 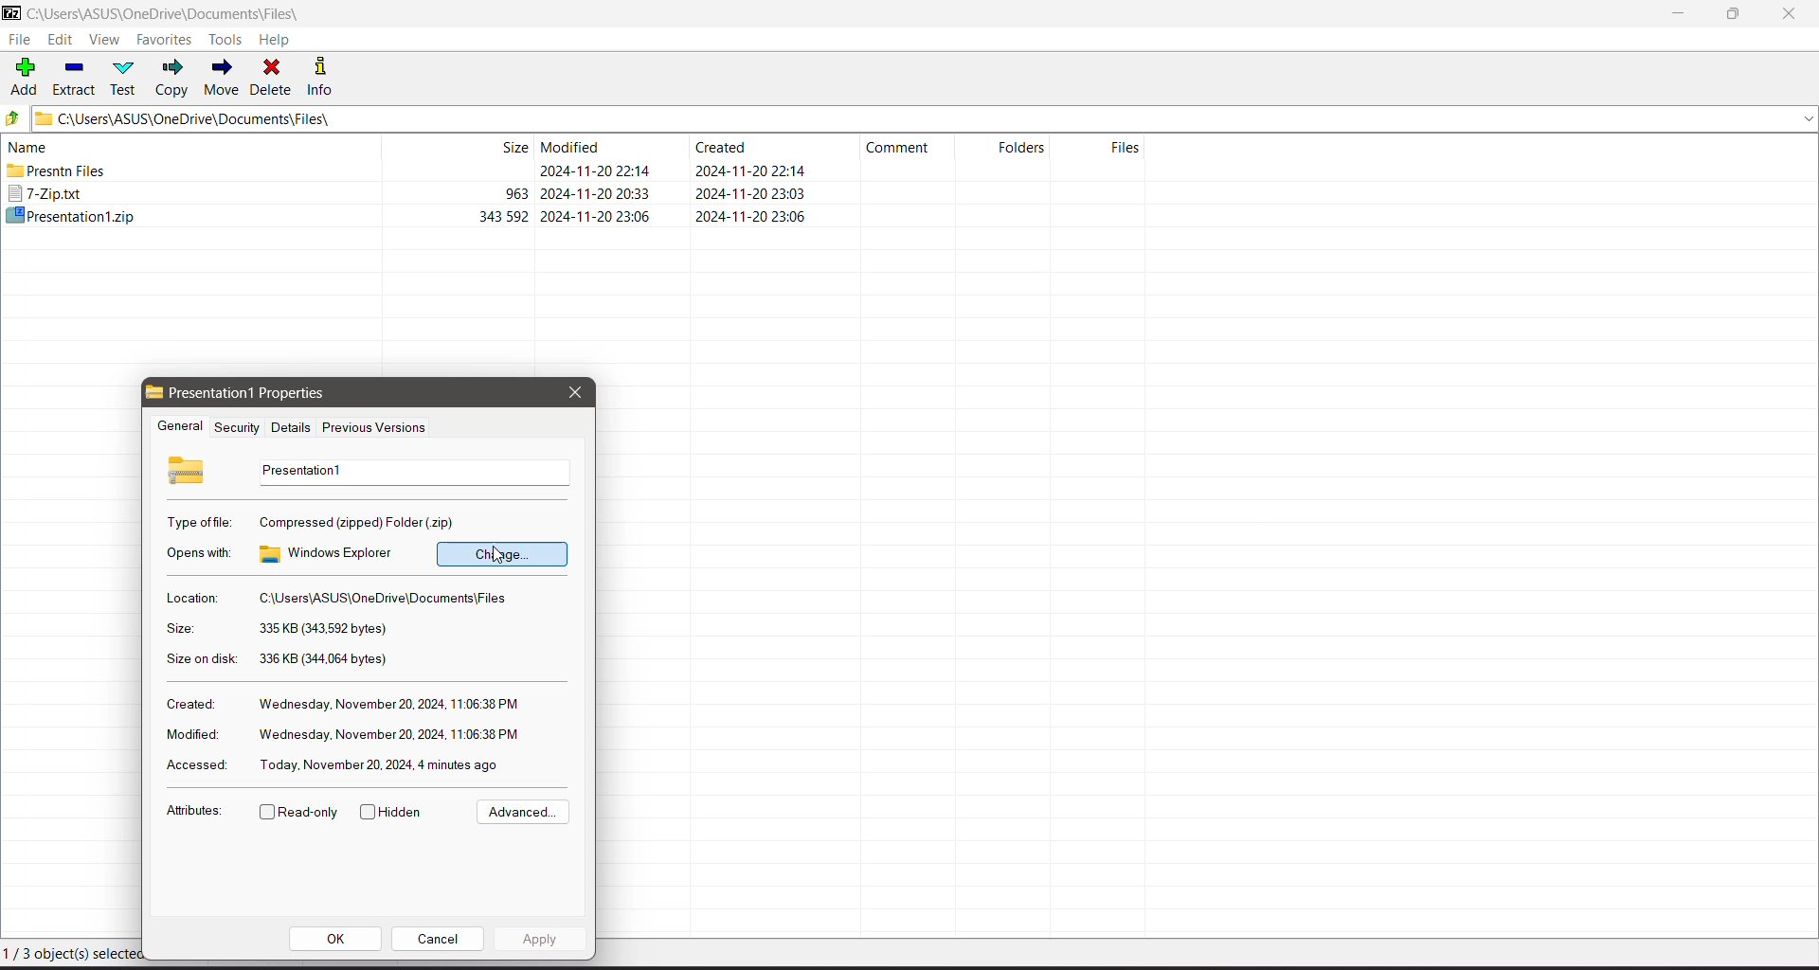 What do you see at coordinates (327, 76) in the screenshot?
I see `Info` at bounding box center [327, 76].